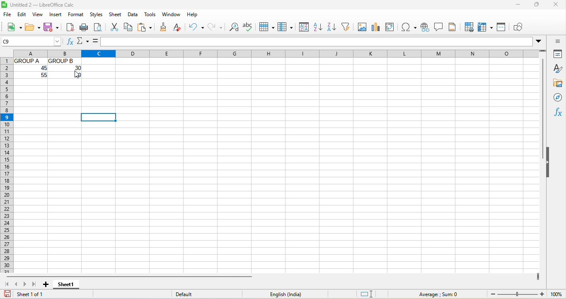 Image resolution: width=566 pixels, height=299 pixels. I want to click on insert, so click(57, 15).